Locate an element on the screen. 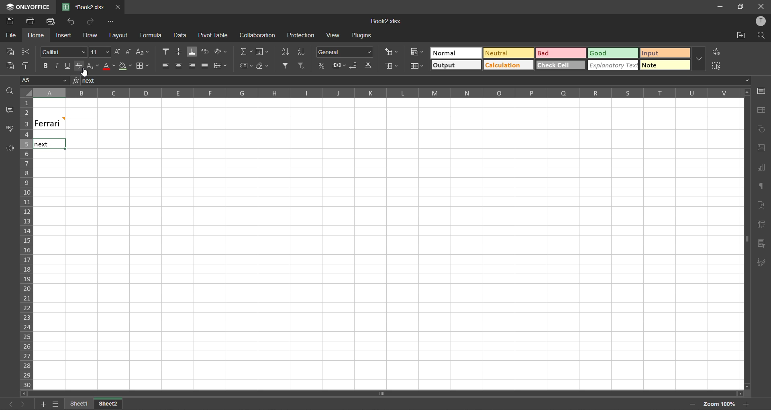 This screenshot has width=771, height=410. Cursor is located at coordinates (84, 73).